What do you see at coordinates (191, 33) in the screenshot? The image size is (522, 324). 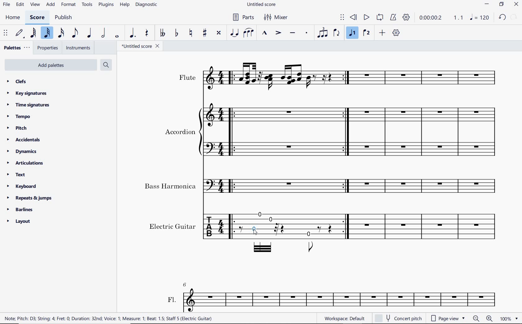 I see `toggle natural` at bounding box center [191, 33].